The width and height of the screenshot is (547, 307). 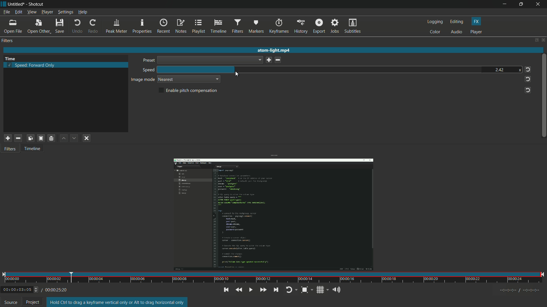 I want to click on recent, so click(x=164, y=26).